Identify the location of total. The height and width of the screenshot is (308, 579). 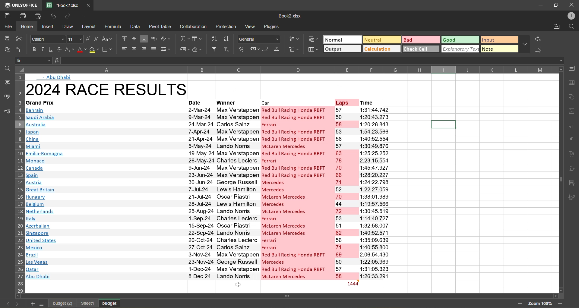
(346, 283).